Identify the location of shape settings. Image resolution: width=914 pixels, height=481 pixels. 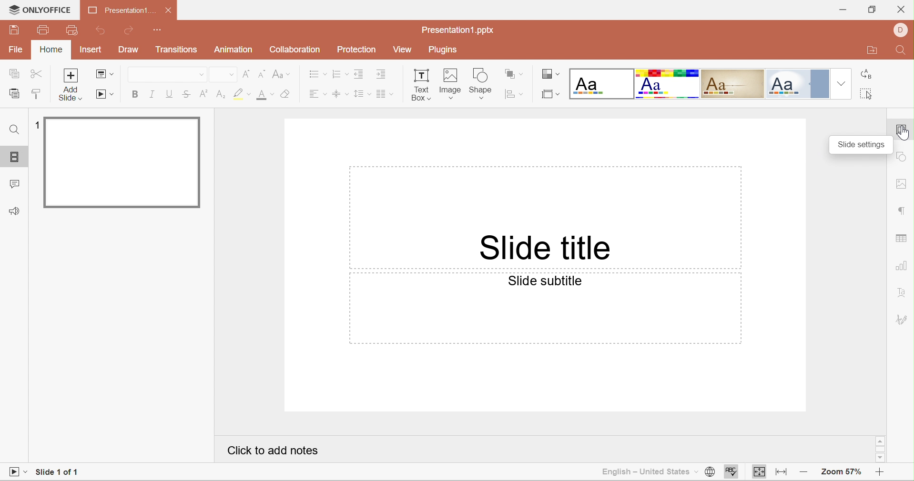
(904, 158).